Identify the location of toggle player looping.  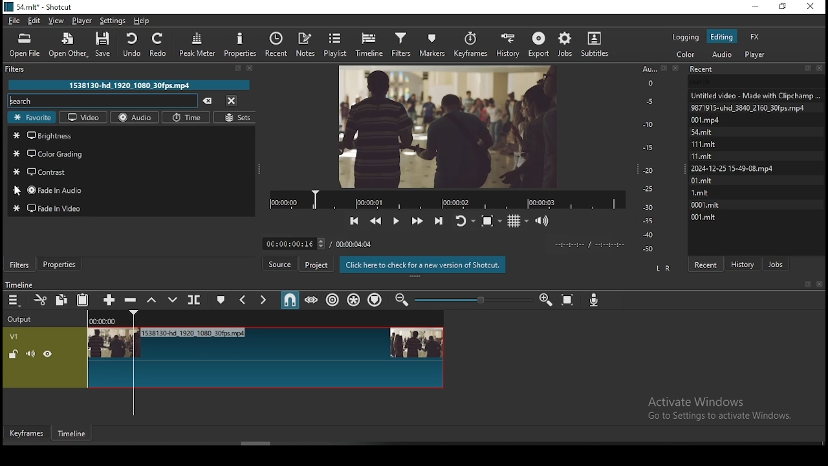
(464, 220).